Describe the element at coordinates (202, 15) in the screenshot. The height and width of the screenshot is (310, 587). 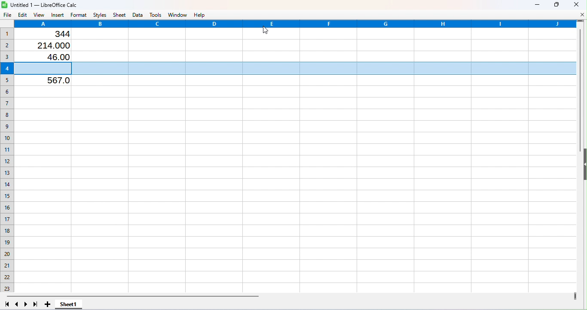
I see `Help` at that location.